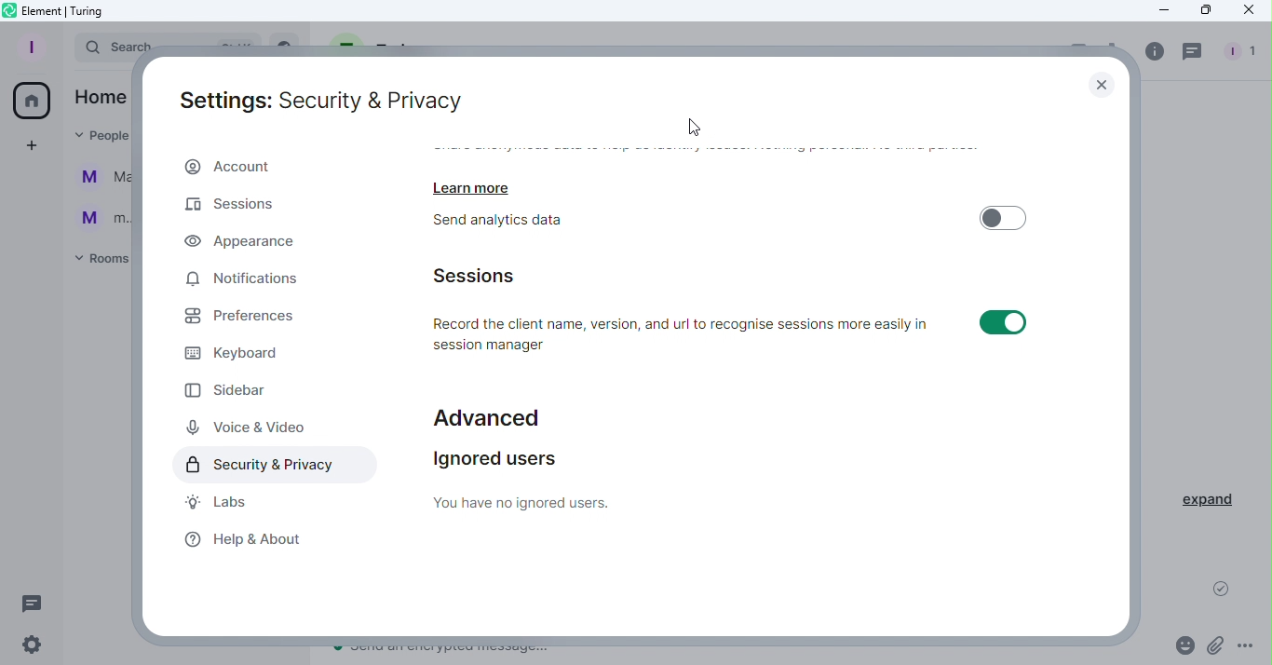 This screenshot has height=665, width=1272. What do you see at coordinates (488, 412) in the screenshot?
I see `Advanced` at bounding box center [488, 412].